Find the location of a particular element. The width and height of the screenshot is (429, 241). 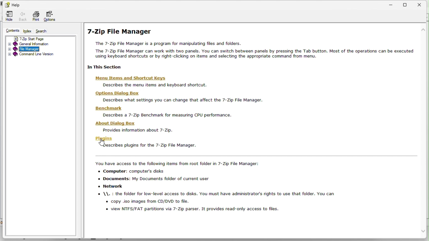

senchmark is located at coordinates (108, 108).